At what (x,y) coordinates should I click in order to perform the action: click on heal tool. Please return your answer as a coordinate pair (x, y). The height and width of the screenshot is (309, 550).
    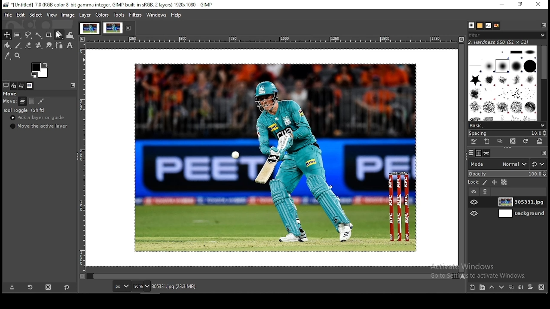
    Looking at the image, I should click on (39, 45).